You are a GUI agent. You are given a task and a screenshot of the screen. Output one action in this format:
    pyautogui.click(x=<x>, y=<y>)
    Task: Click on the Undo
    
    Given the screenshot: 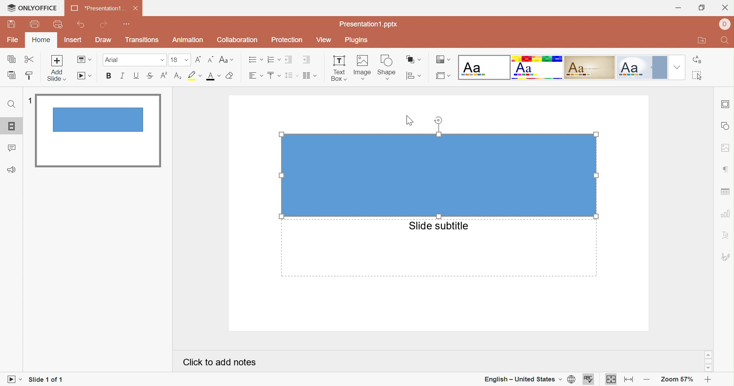 What is the action you would take?
    pyautogui.click(x=82, y=25)
    